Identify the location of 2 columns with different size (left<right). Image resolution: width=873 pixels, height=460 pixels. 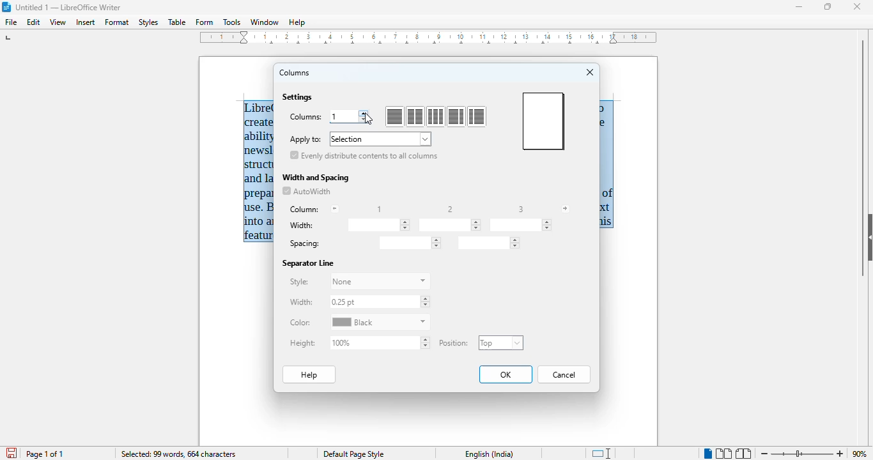
(477, 117).